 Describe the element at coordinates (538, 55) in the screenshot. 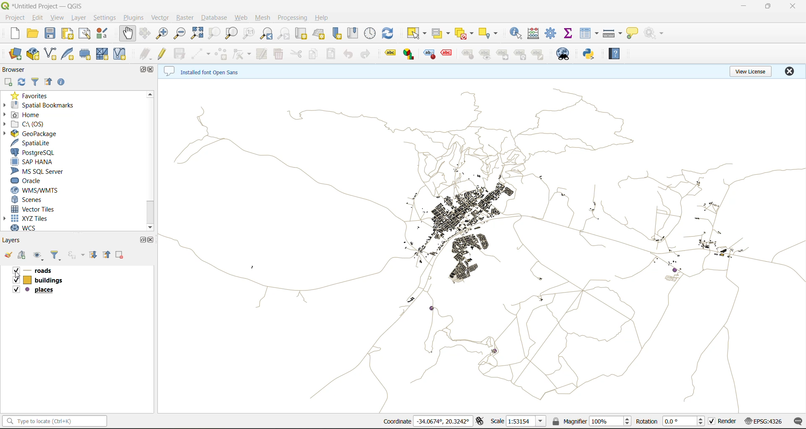

I see `labels toolbar 9` at that location.